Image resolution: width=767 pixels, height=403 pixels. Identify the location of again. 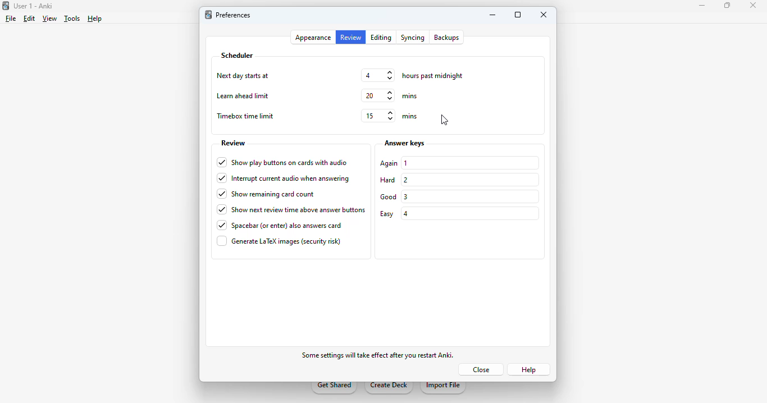
(389, 163).